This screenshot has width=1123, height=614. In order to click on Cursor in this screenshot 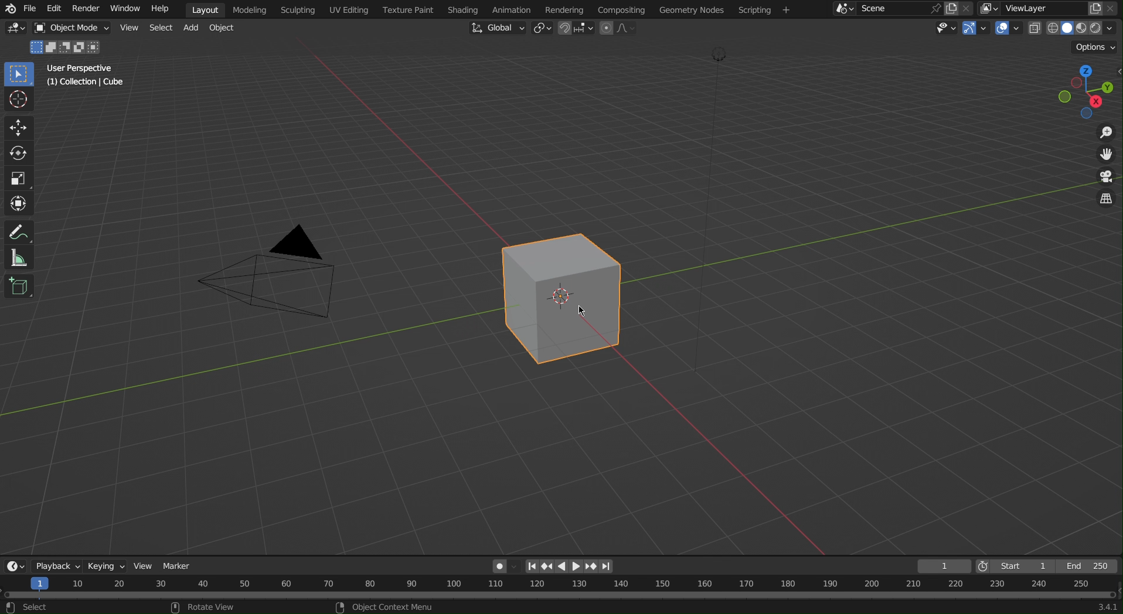, I will do `click(18, 101)`.